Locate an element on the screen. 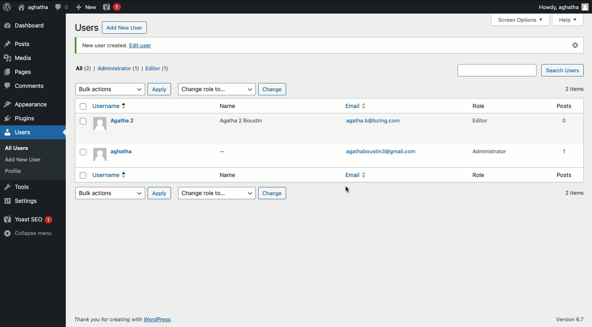  Help is located at coordinates (568, 20).